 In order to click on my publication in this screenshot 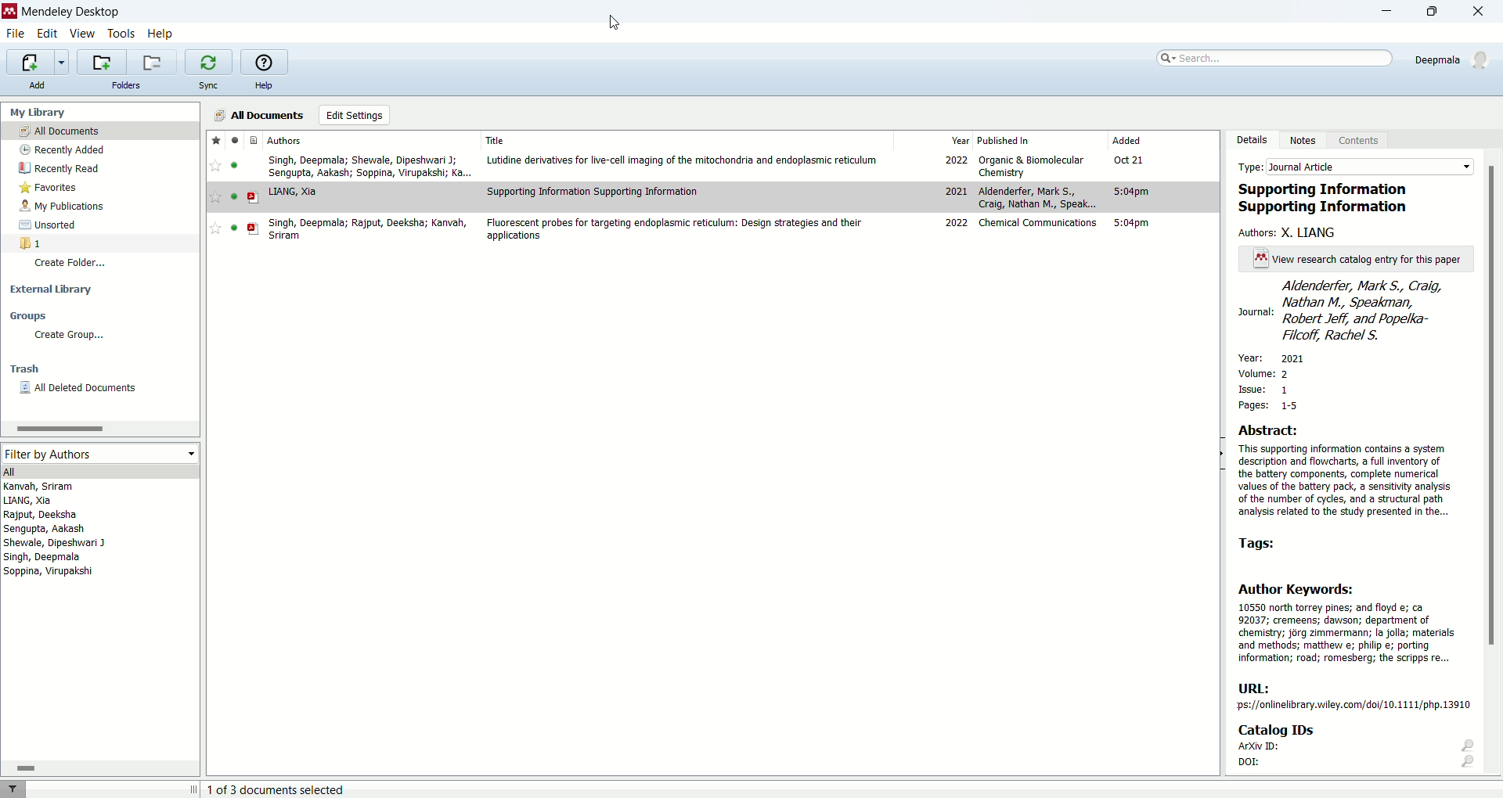, I will do `click(63, 206)`.